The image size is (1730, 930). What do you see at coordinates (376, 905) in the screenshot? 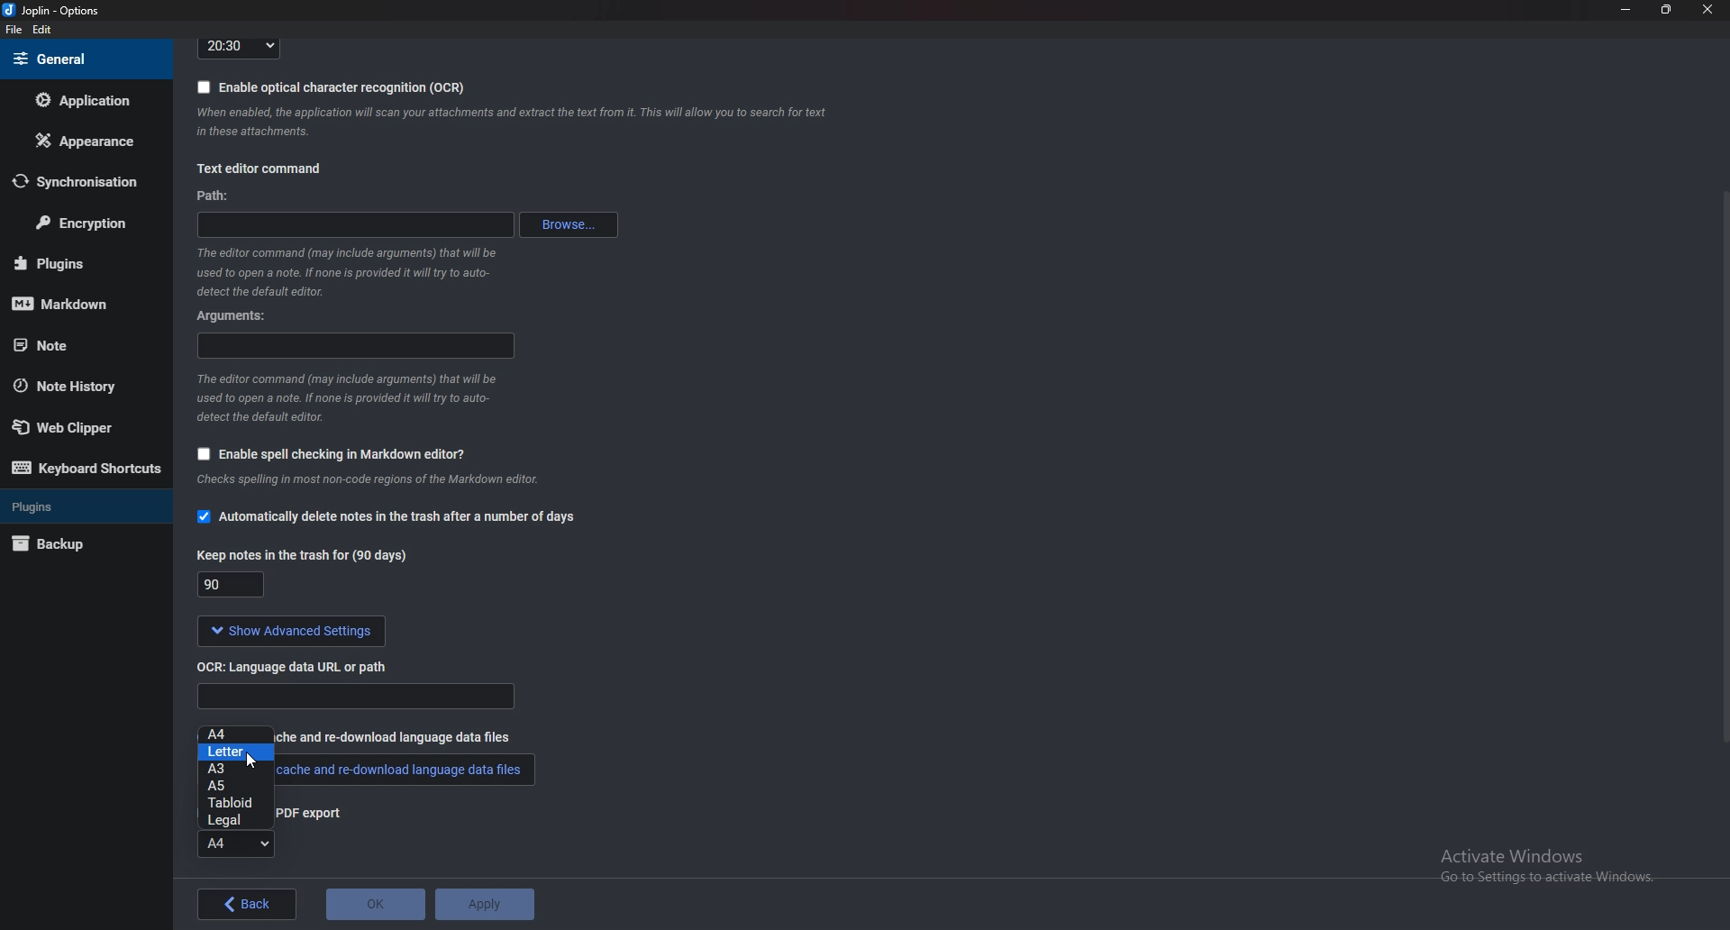
I see `ok` at bounding box center [376, 905].